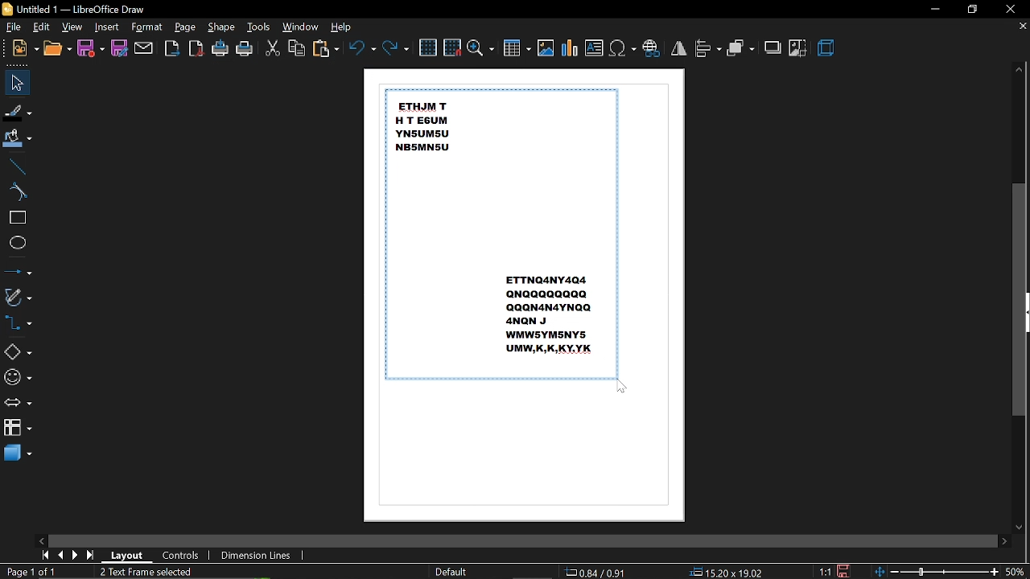  I want to click on insert table, so click(517, 50).